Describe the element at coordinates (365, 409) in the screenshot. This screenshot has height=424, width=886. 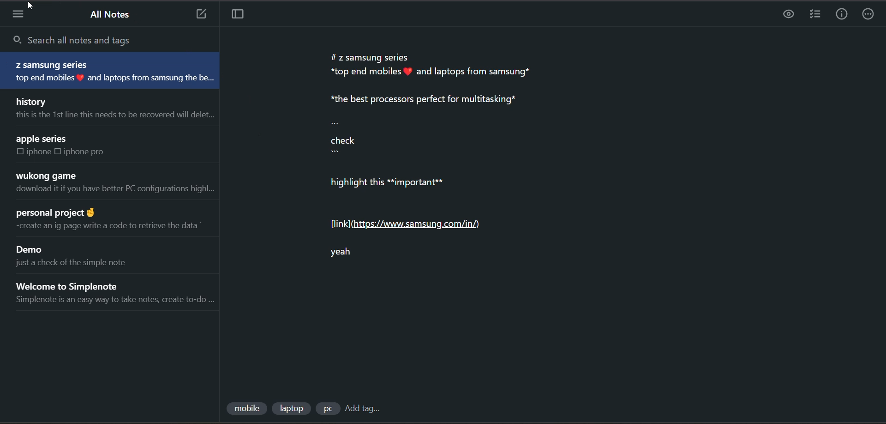
I see `add tag` at that location.